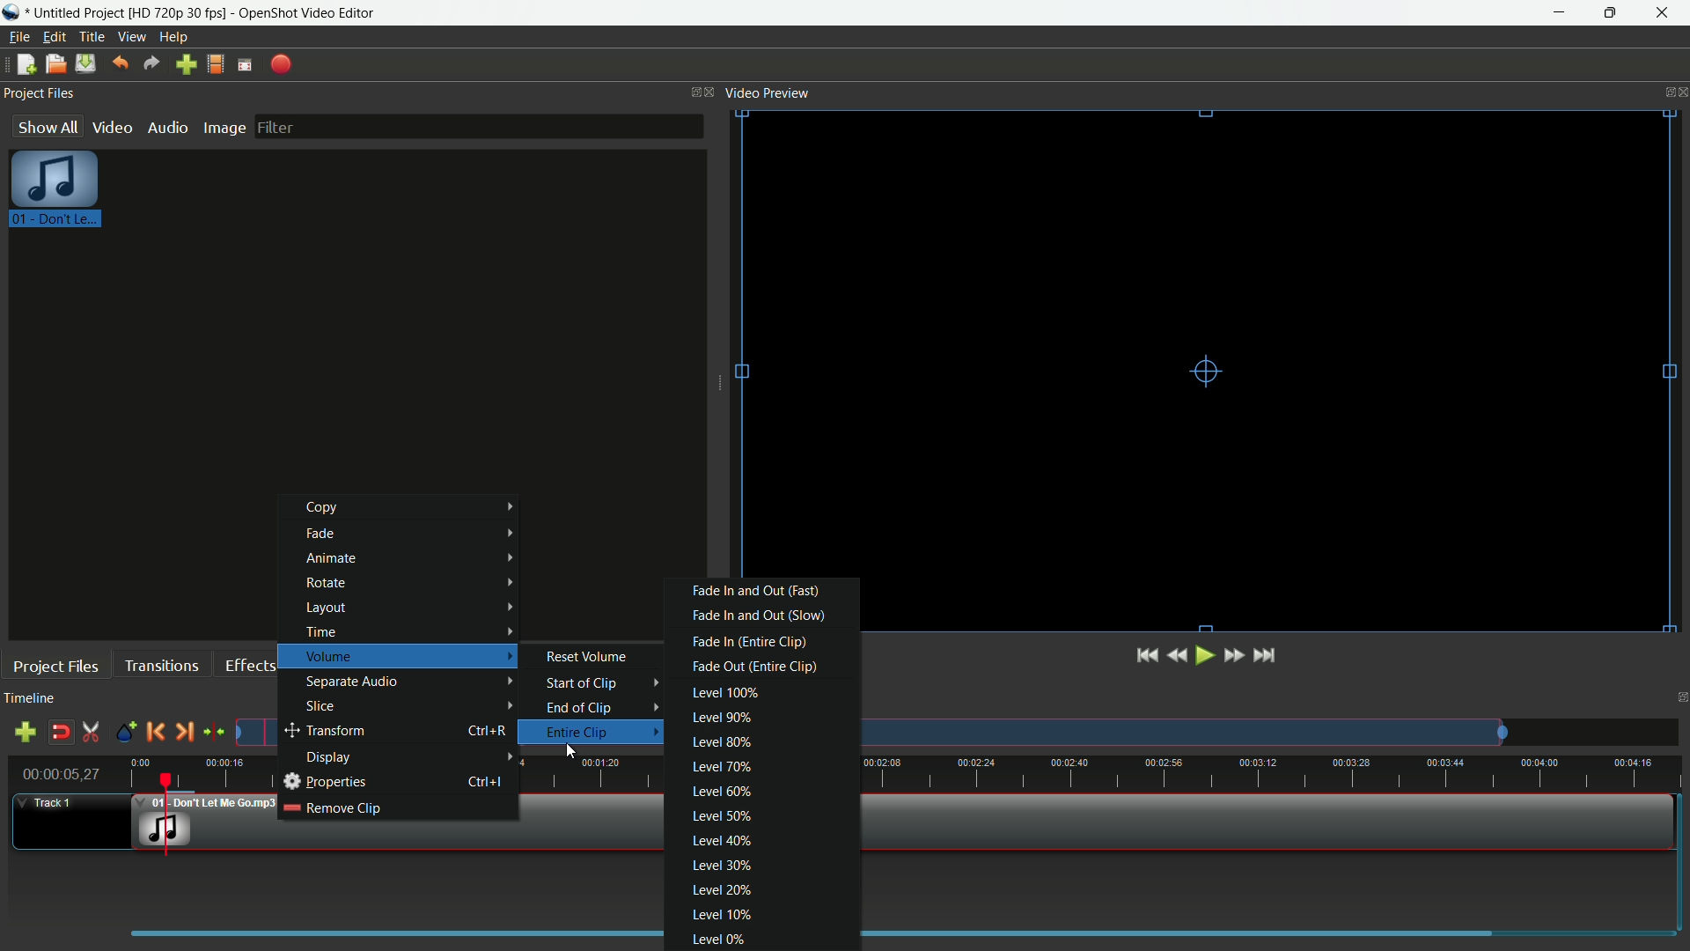 The width and height of the screenshot is (1690, 951). What do you see at coordinates (92, 36) in the screenshot?
I see `title menu` at bounding box center [92, 36].